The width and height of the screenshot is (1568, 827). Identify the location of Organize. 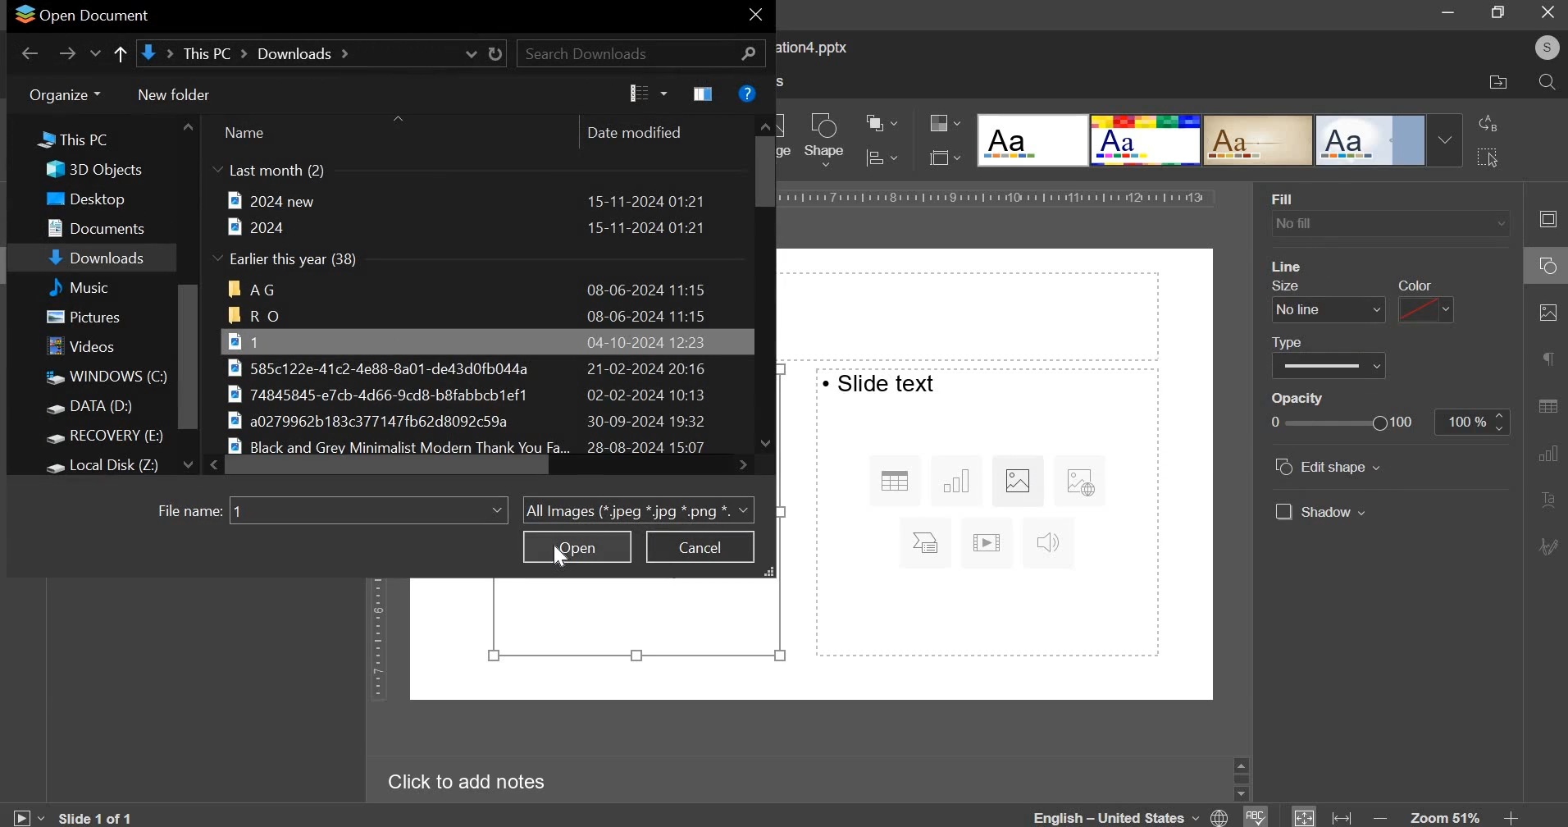
(63, 94).